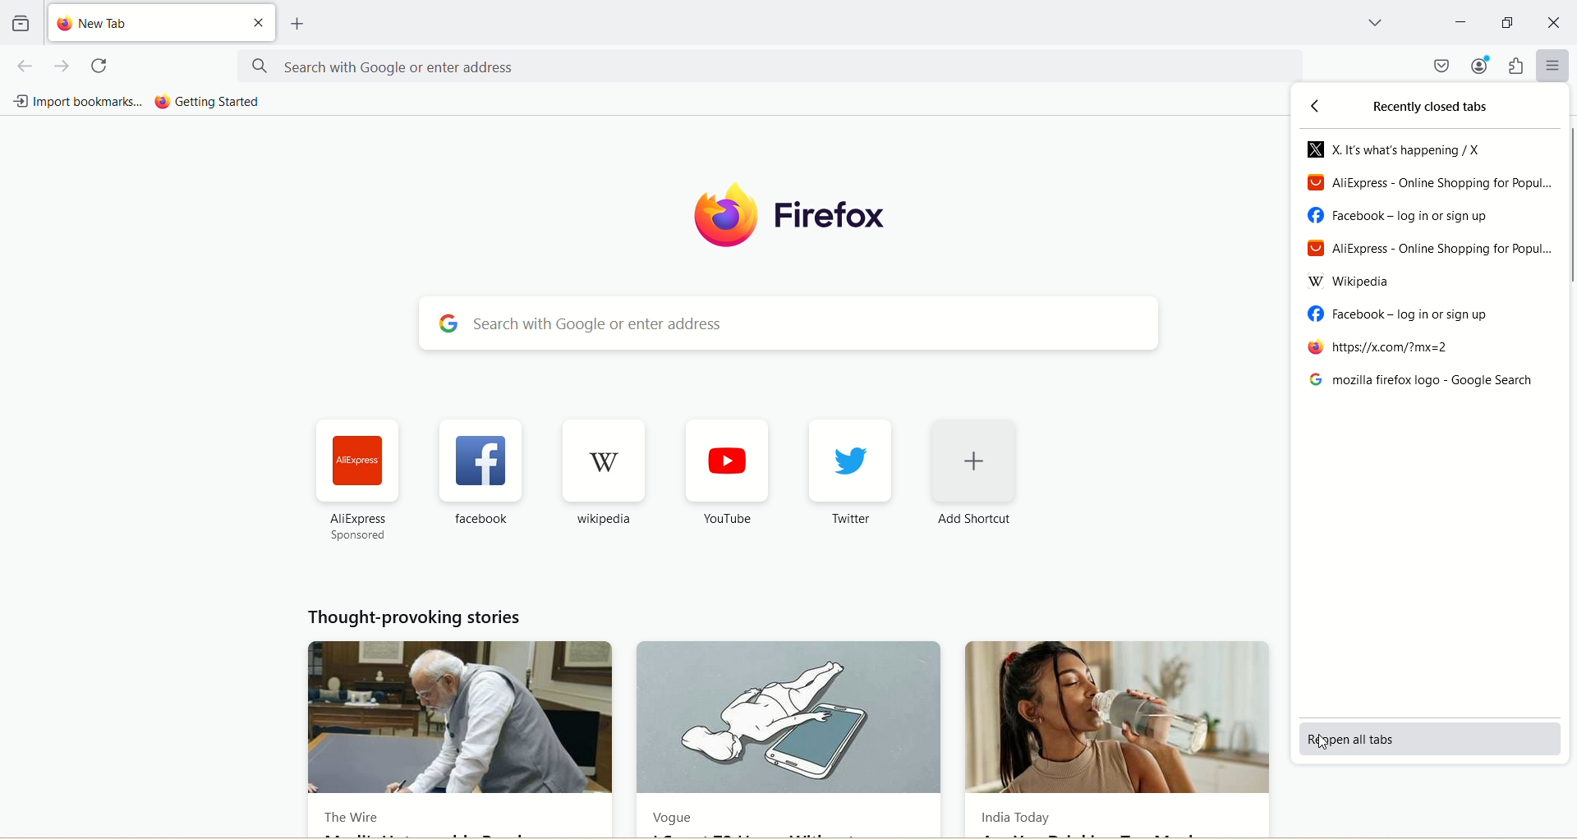  Describe the element at coordinates (78, 103) in the screenshot. I see `import bookmarks` at that location.